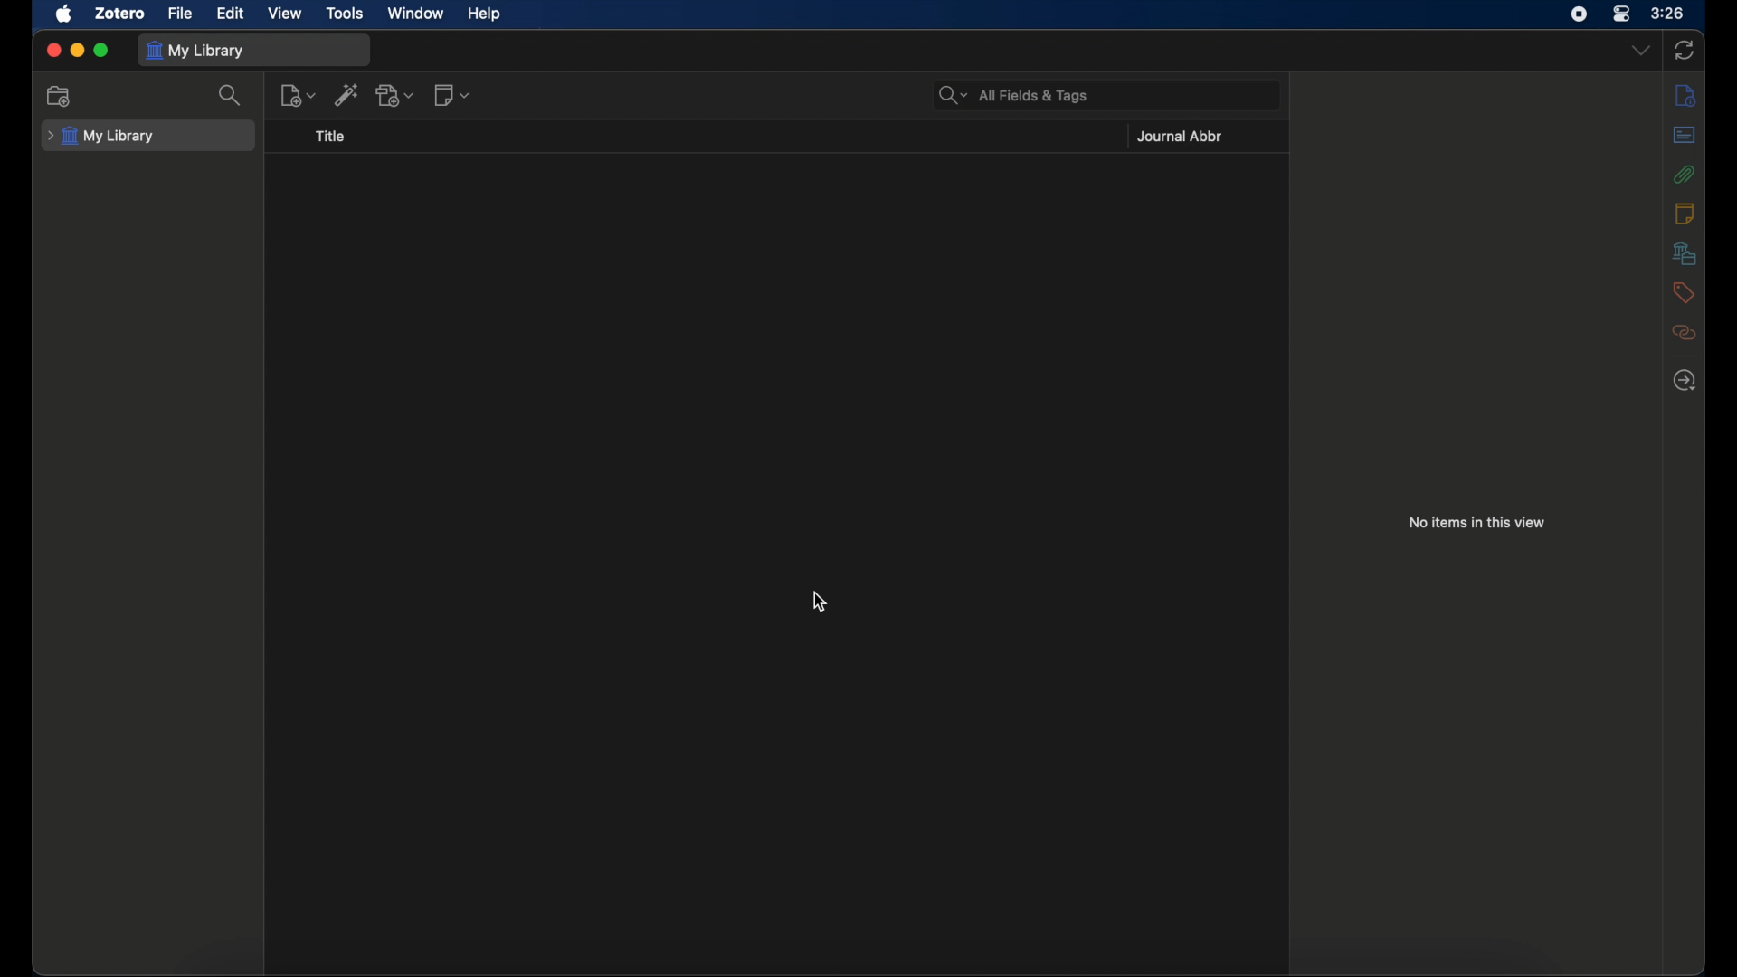  Describe the element at coordinates (1477, 521) in the screenshot. I see `no items in this view` at that location.